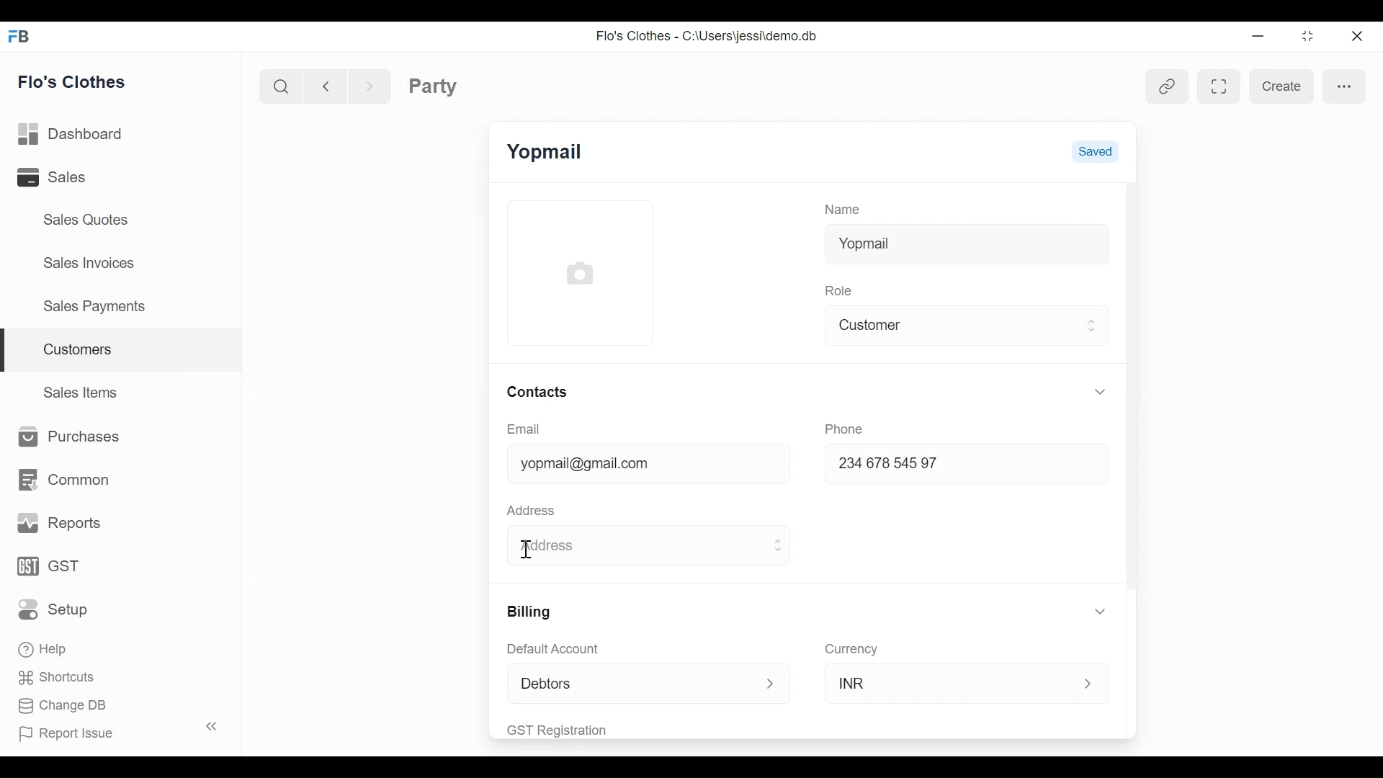 The image size is (1383, 778). Describe the element at coordinates (1134, 387) in the screenshot. I see `Vertical Scroll bar` at that location.